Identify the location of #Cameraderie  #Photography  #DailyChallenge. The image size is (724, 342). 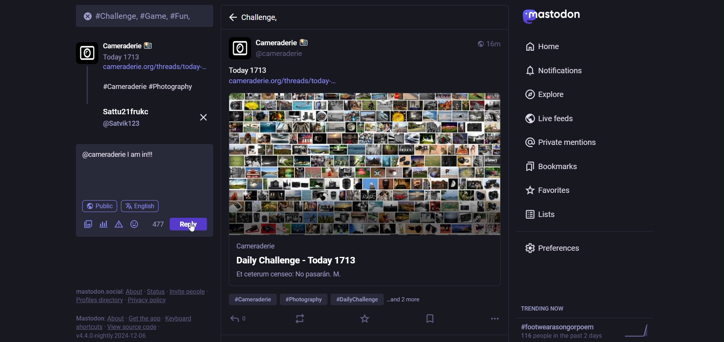
(304, 296).